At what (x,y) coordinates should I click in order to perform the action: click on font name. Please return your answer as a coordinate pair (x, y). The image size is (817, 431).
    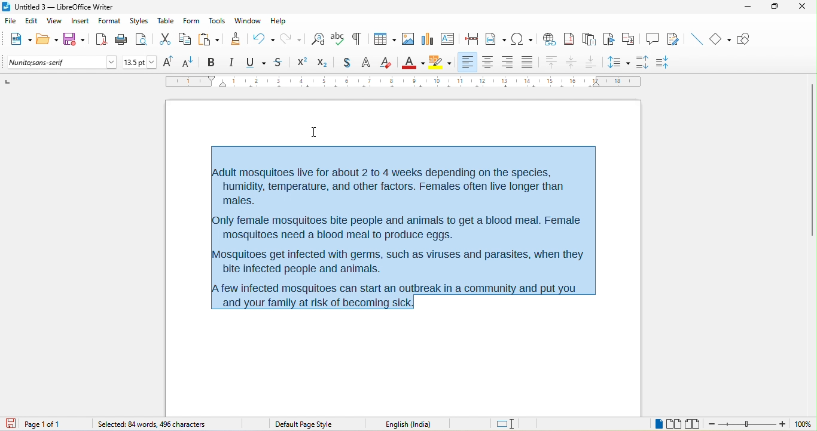
    Looking at the image, I should click on (63, 63).